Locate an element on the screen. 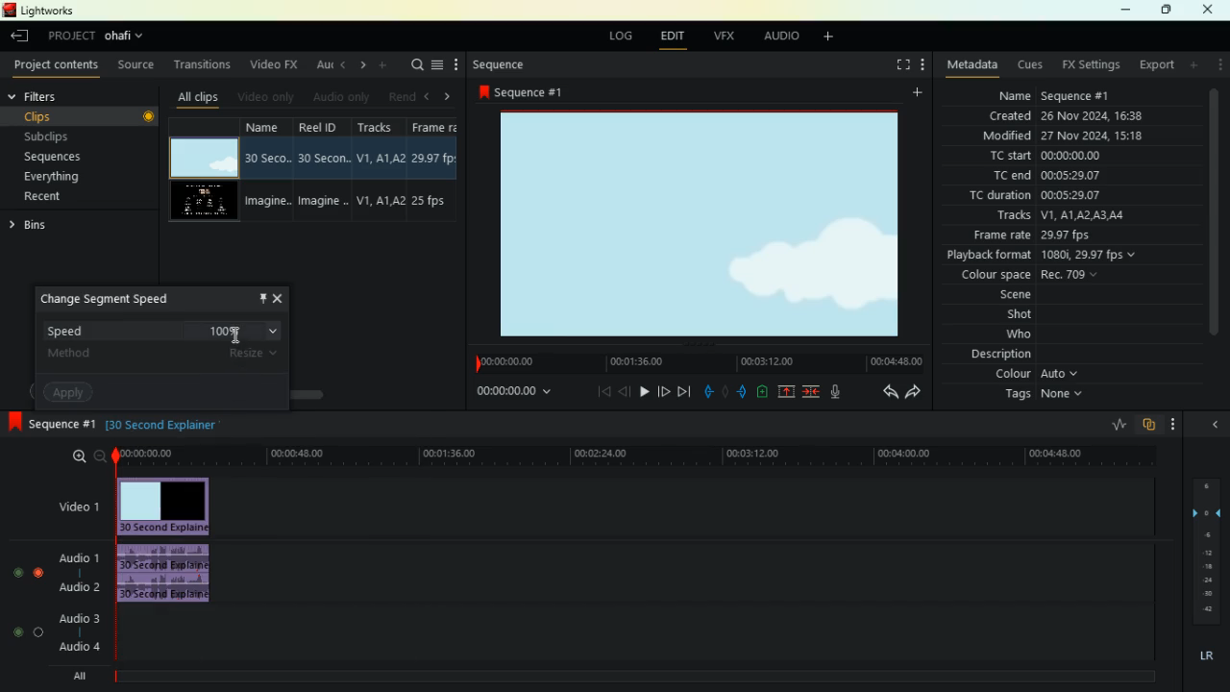  frame rate is located at coordinates (1033, 236).